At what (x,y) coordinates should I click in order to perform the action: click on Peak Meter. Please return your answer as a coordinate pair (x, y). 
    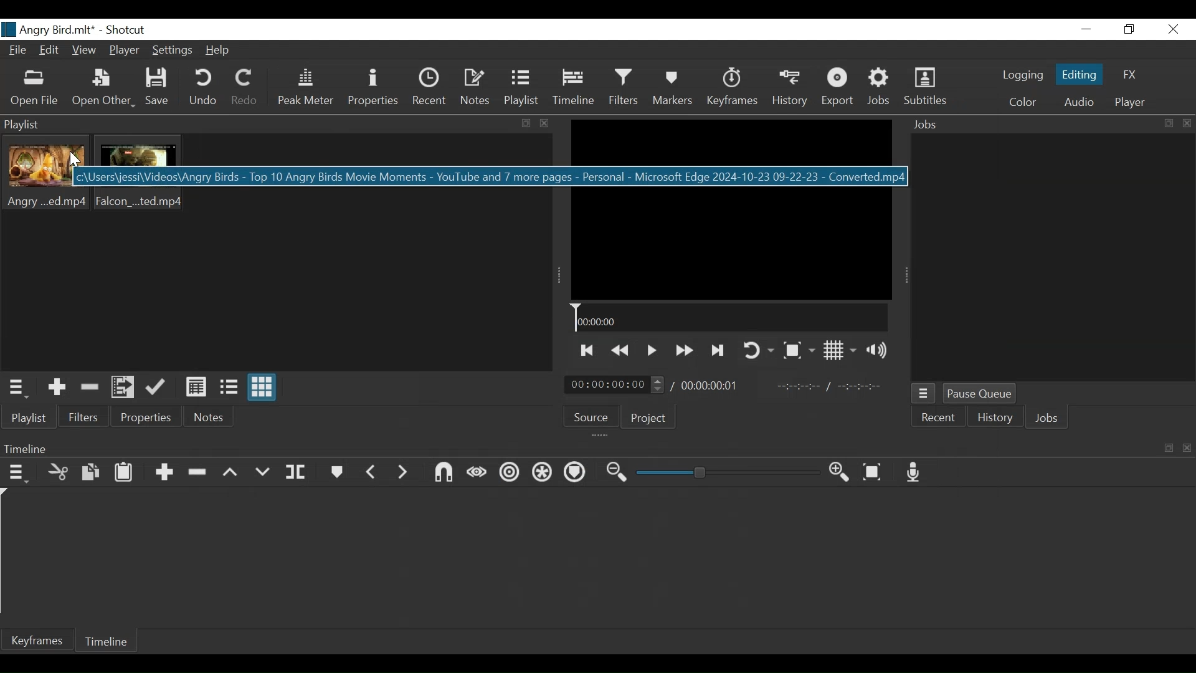
    Looking at the image, I should click on (304, 90).